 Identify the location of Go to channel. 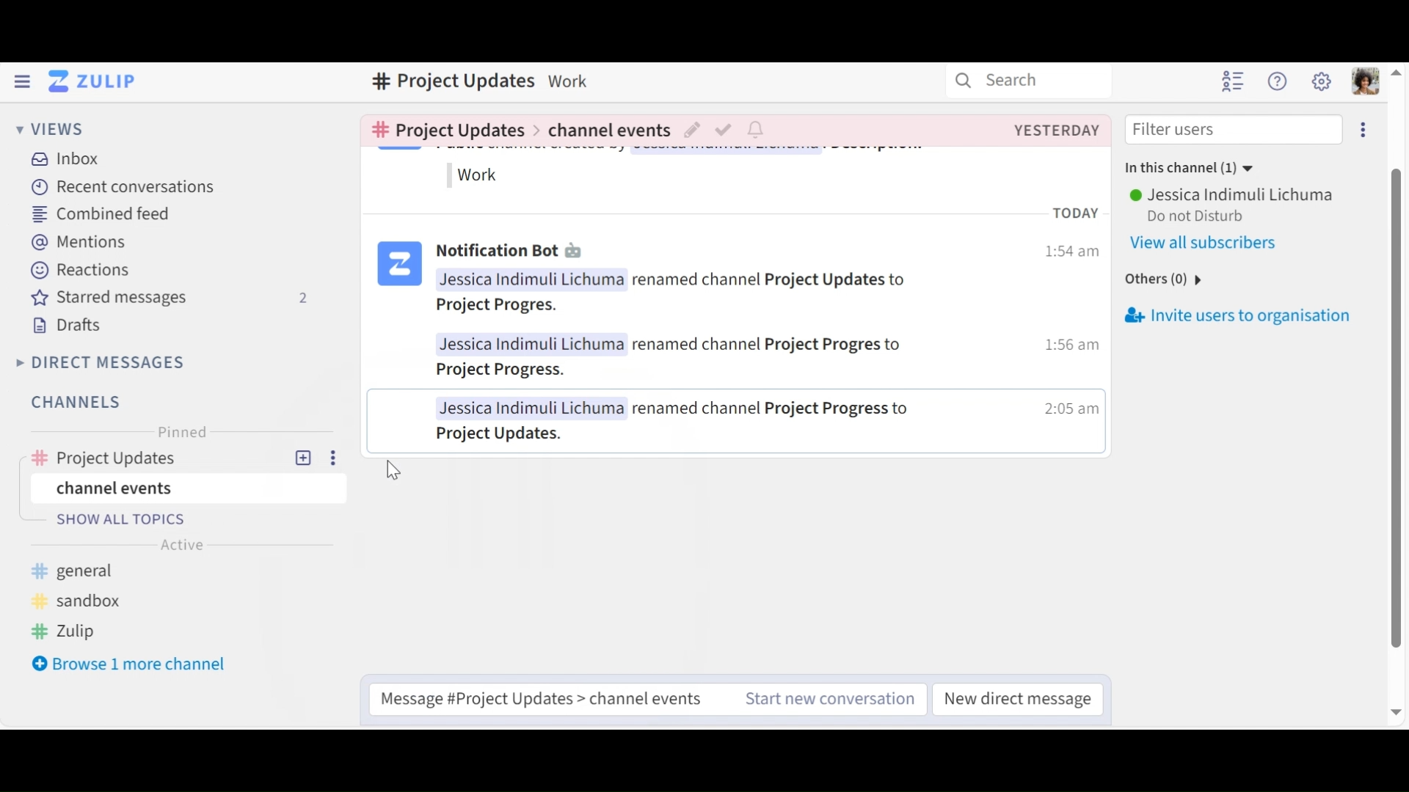
(444, 129).